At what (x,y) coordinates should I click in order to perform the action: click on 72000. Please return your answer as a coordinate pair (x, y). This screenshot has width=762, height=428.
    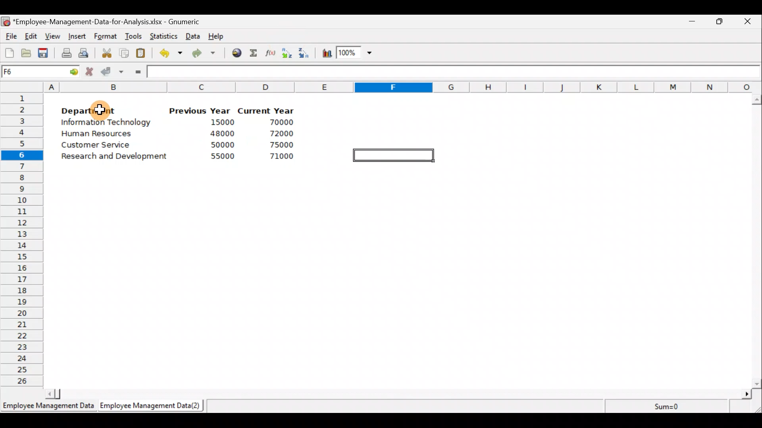
    Looking at the image, I should click on (279, 134).